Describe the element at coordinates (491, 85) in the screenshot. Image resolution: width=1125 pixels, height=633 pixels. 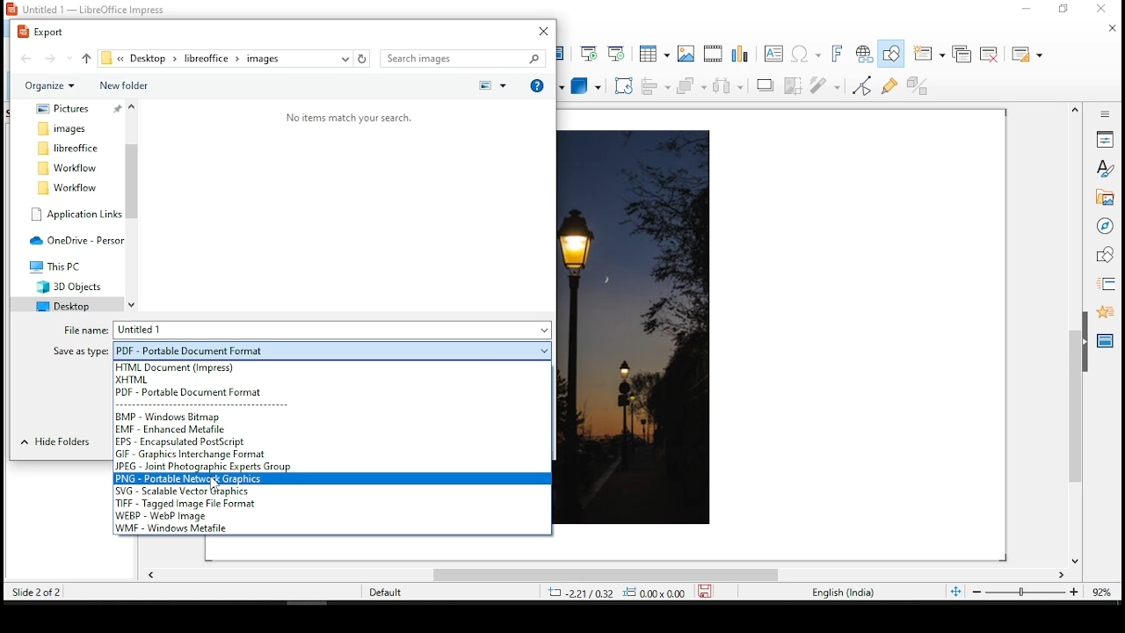
I see `preview` at that location.